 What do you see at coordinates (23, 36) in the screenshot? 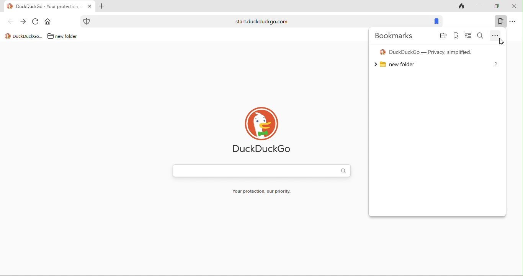
I see `duckduckgo ` at bounding box center [23, 36].